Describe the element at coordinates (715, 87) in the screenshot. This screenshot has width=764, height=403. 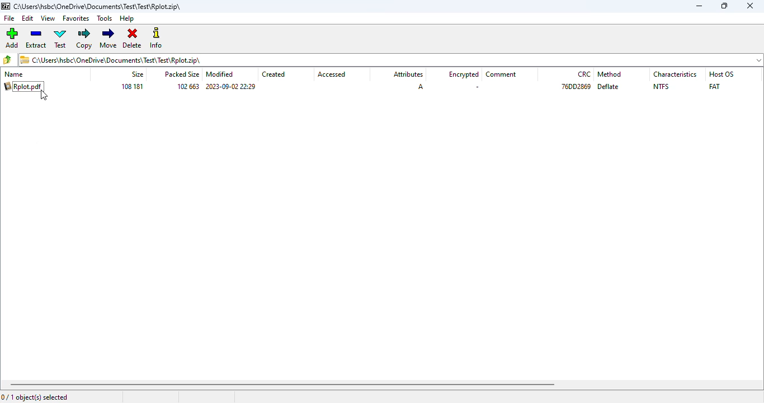
I see `FAT` at that location.